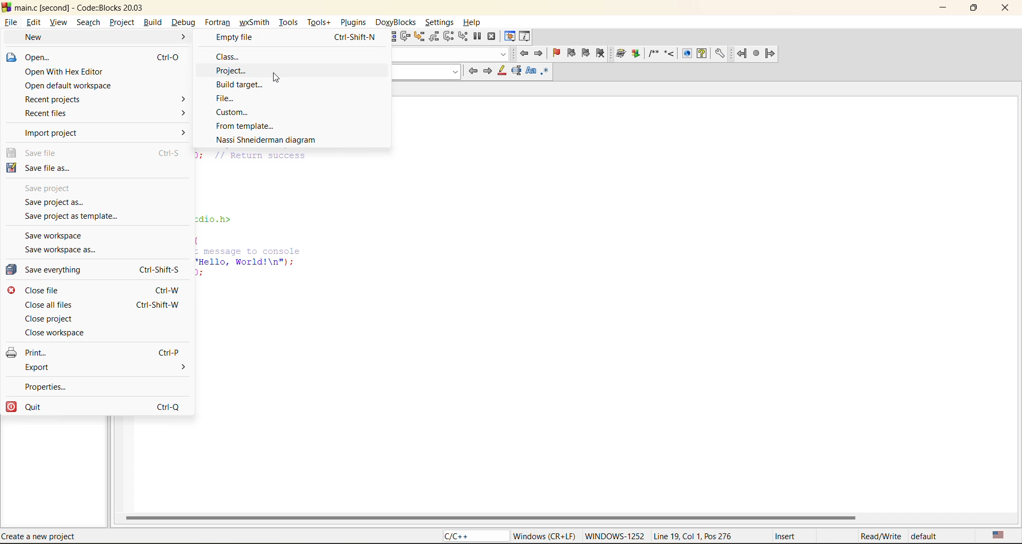  Describe the element at coordinates (53, 201) in the screenshot. I see `save project as` at that location.